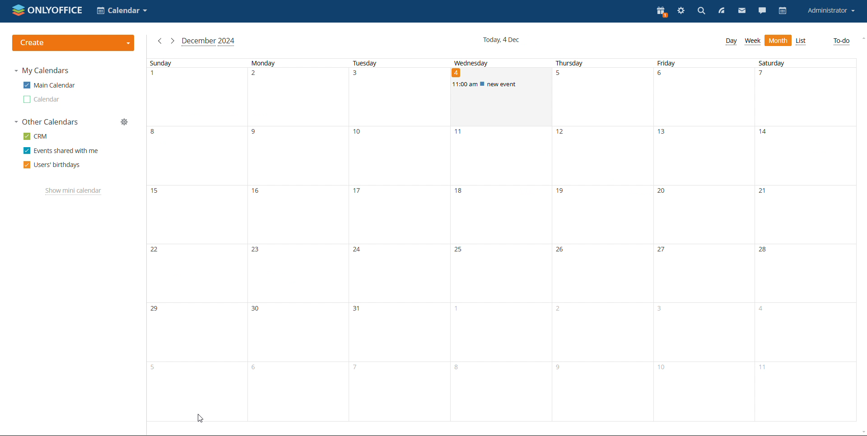 The width and height of the screenshot is (867, 436). Describe the element at coordinates (296, 240) in the screenshot. I see `monday` at that location.